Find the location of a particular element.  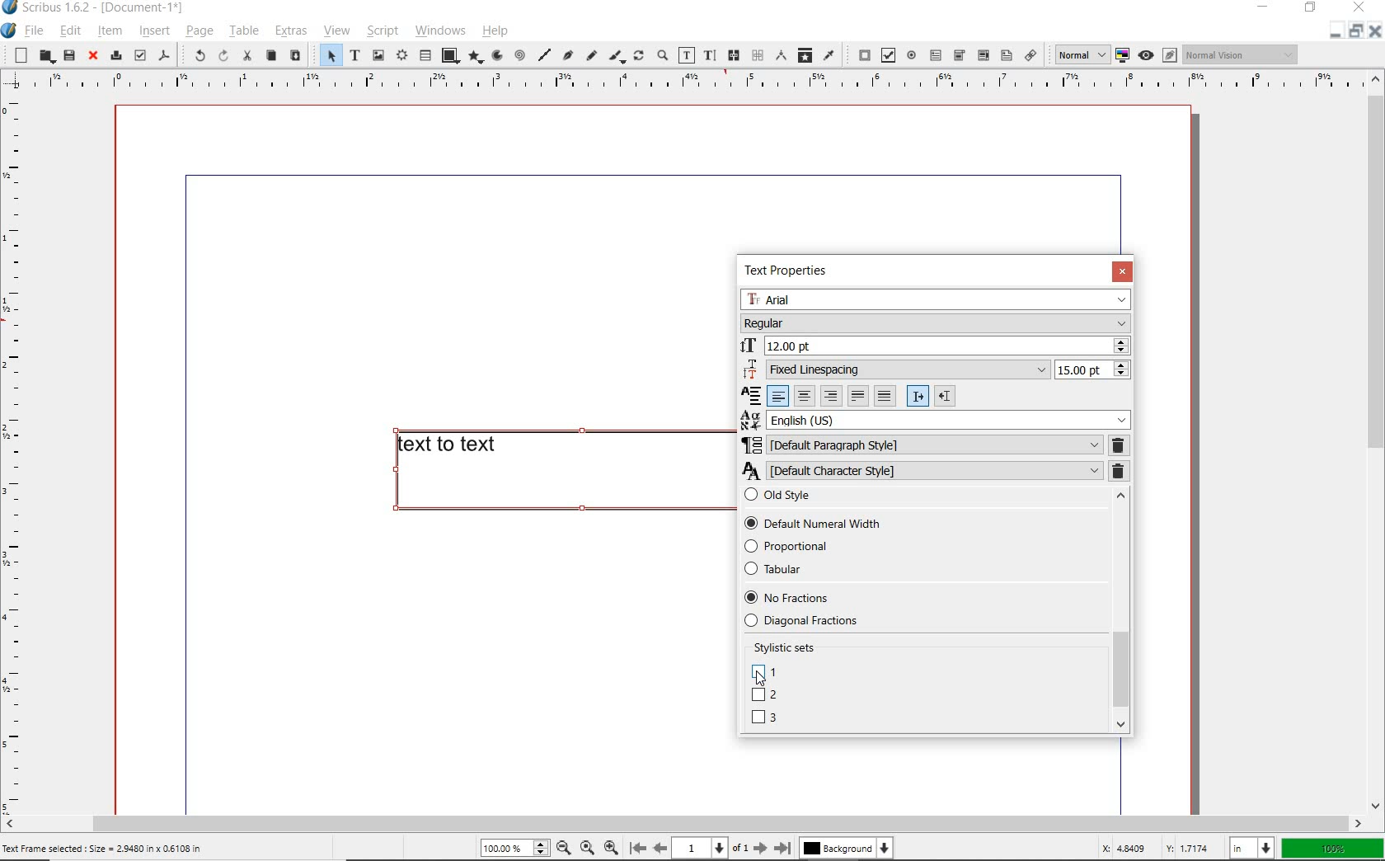

Center align is located at coordinates (804, 396).